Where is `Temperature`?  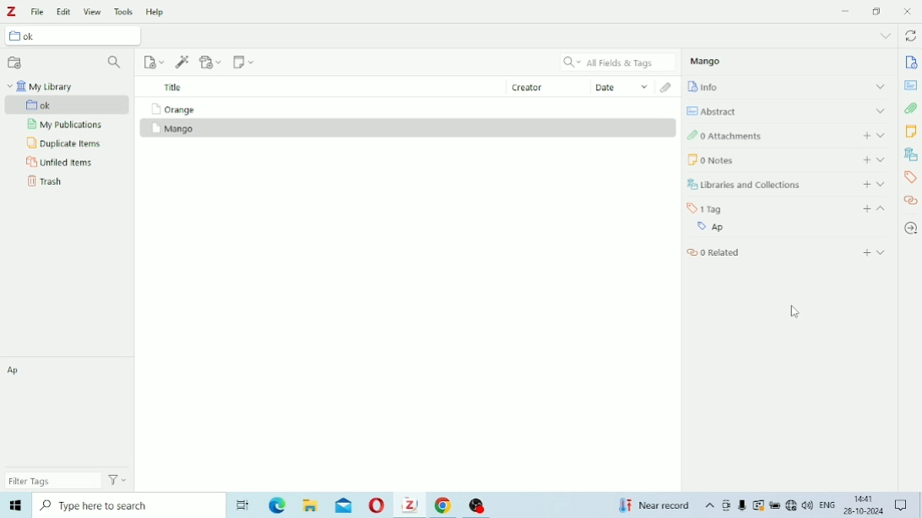 Temperature is located at coordinates (655, 505).